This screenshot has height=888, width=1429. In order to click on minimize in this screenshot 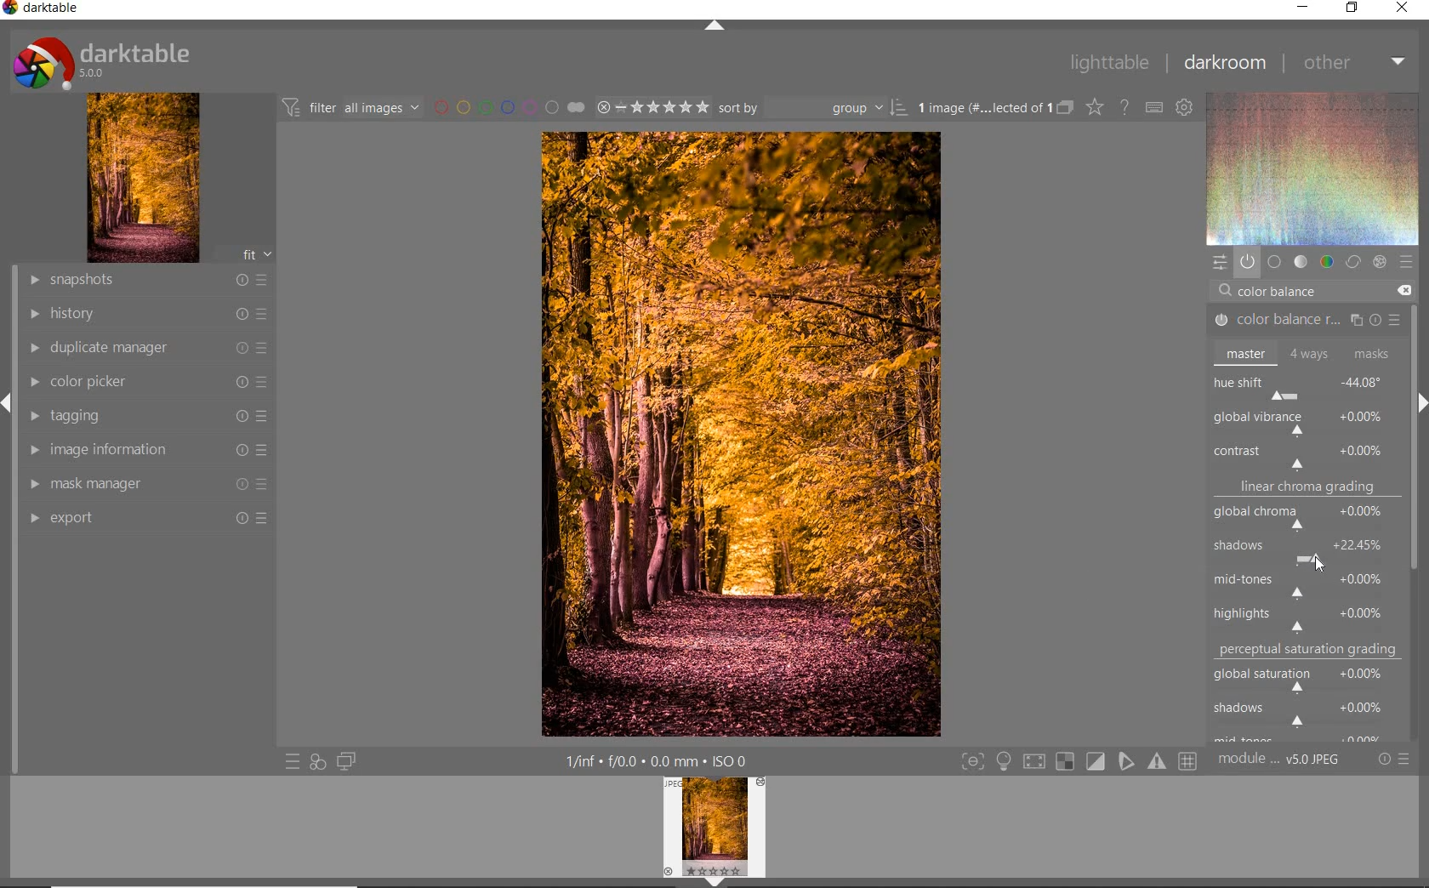, I will do `click(1304, 6)`.